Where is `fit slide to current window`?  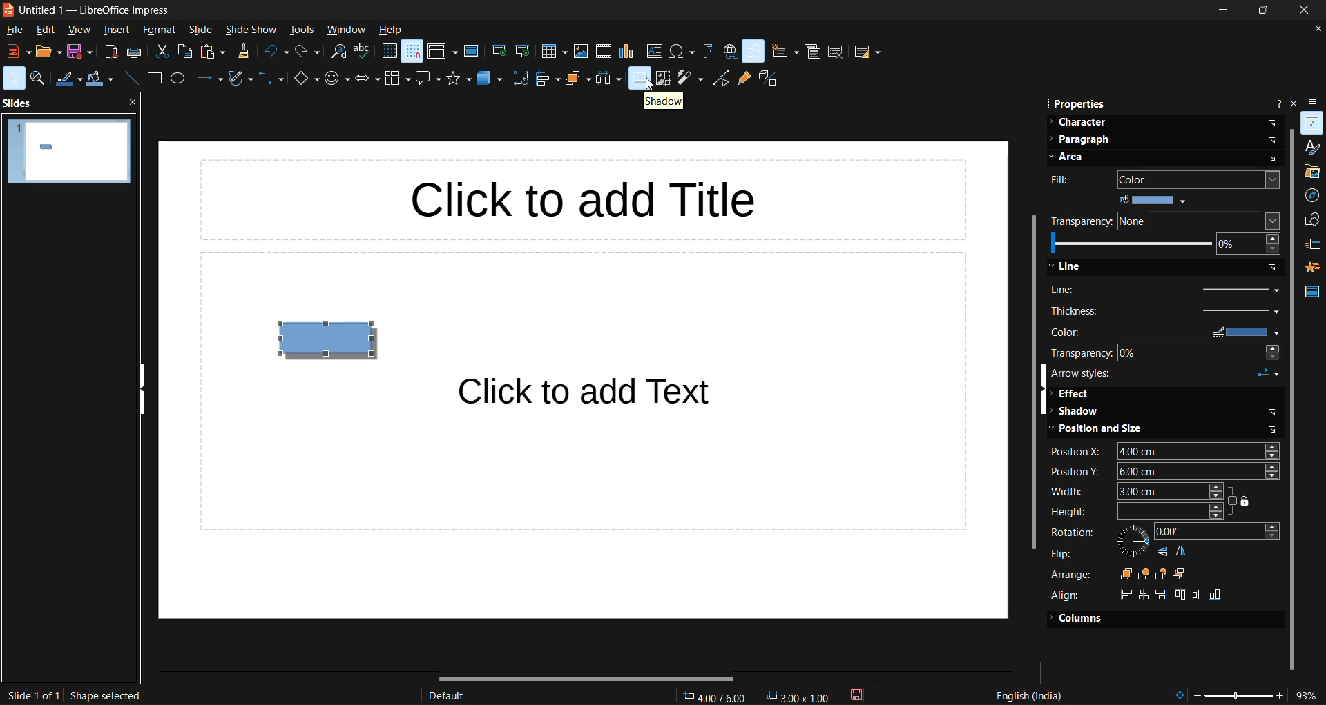
fit slide to current window is located at coordinates (1179, 694).